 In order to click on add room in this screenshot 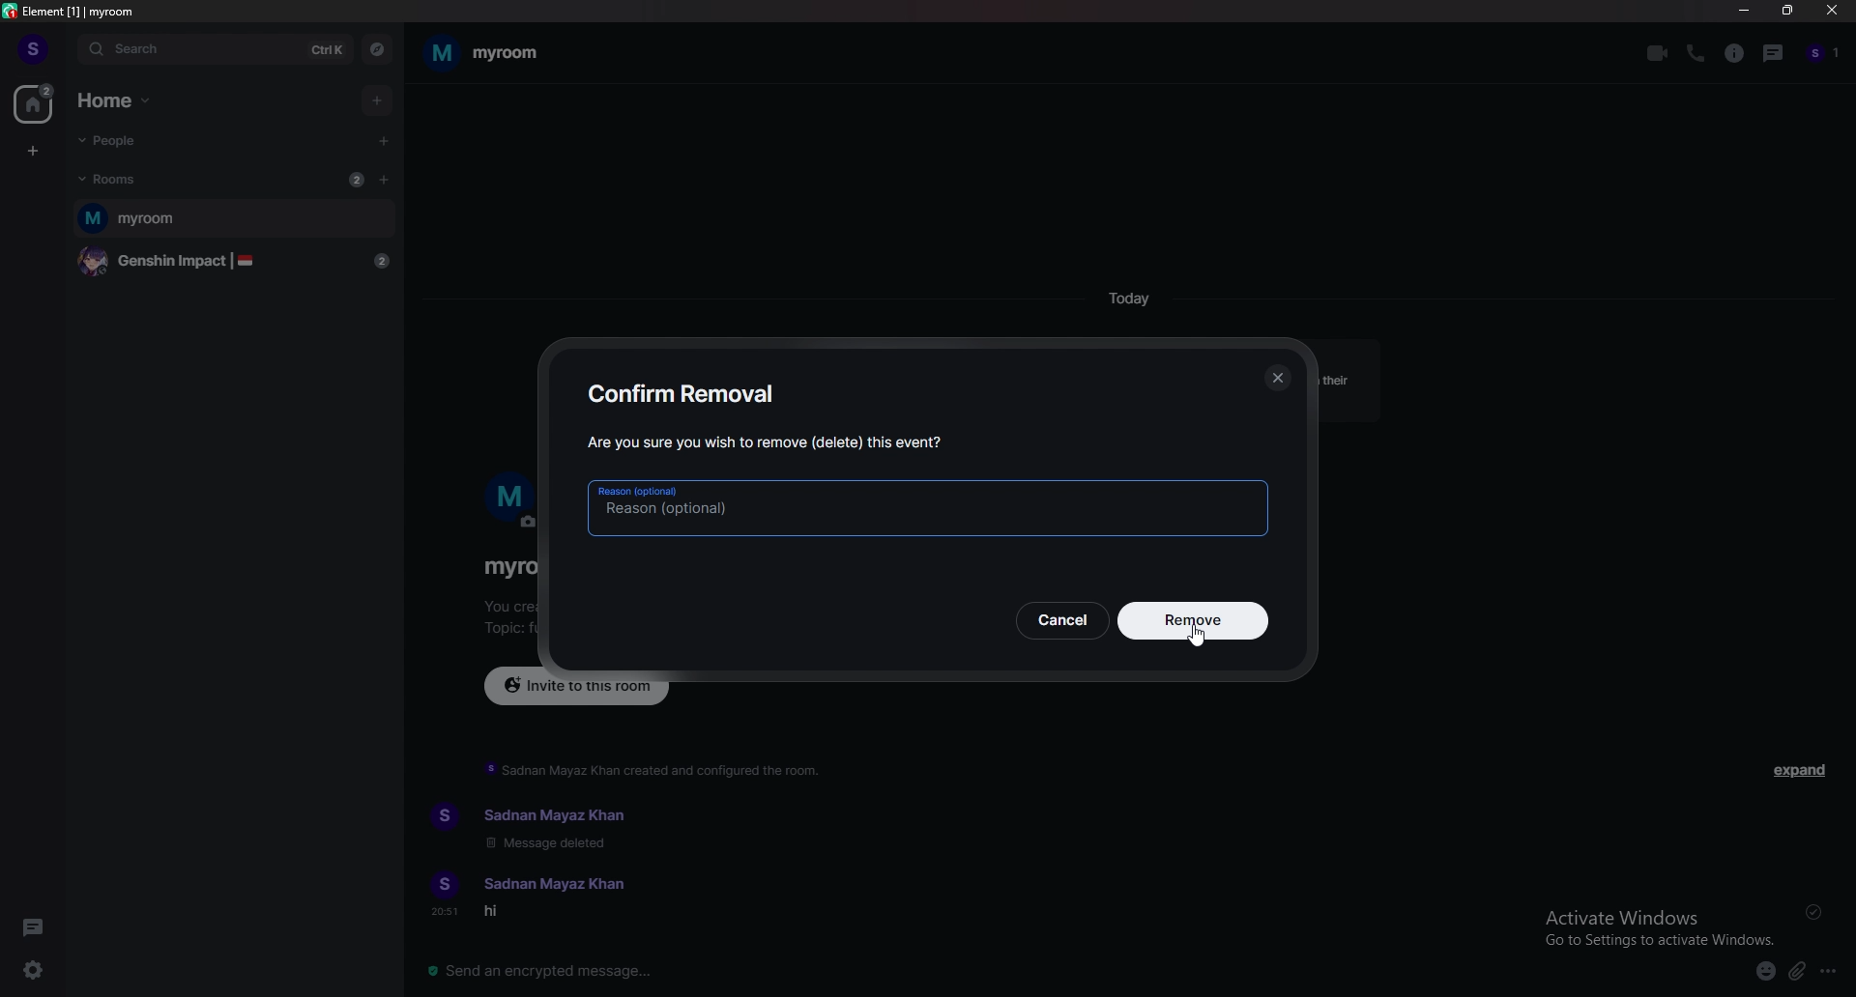, I will do `click(385, 179)`.